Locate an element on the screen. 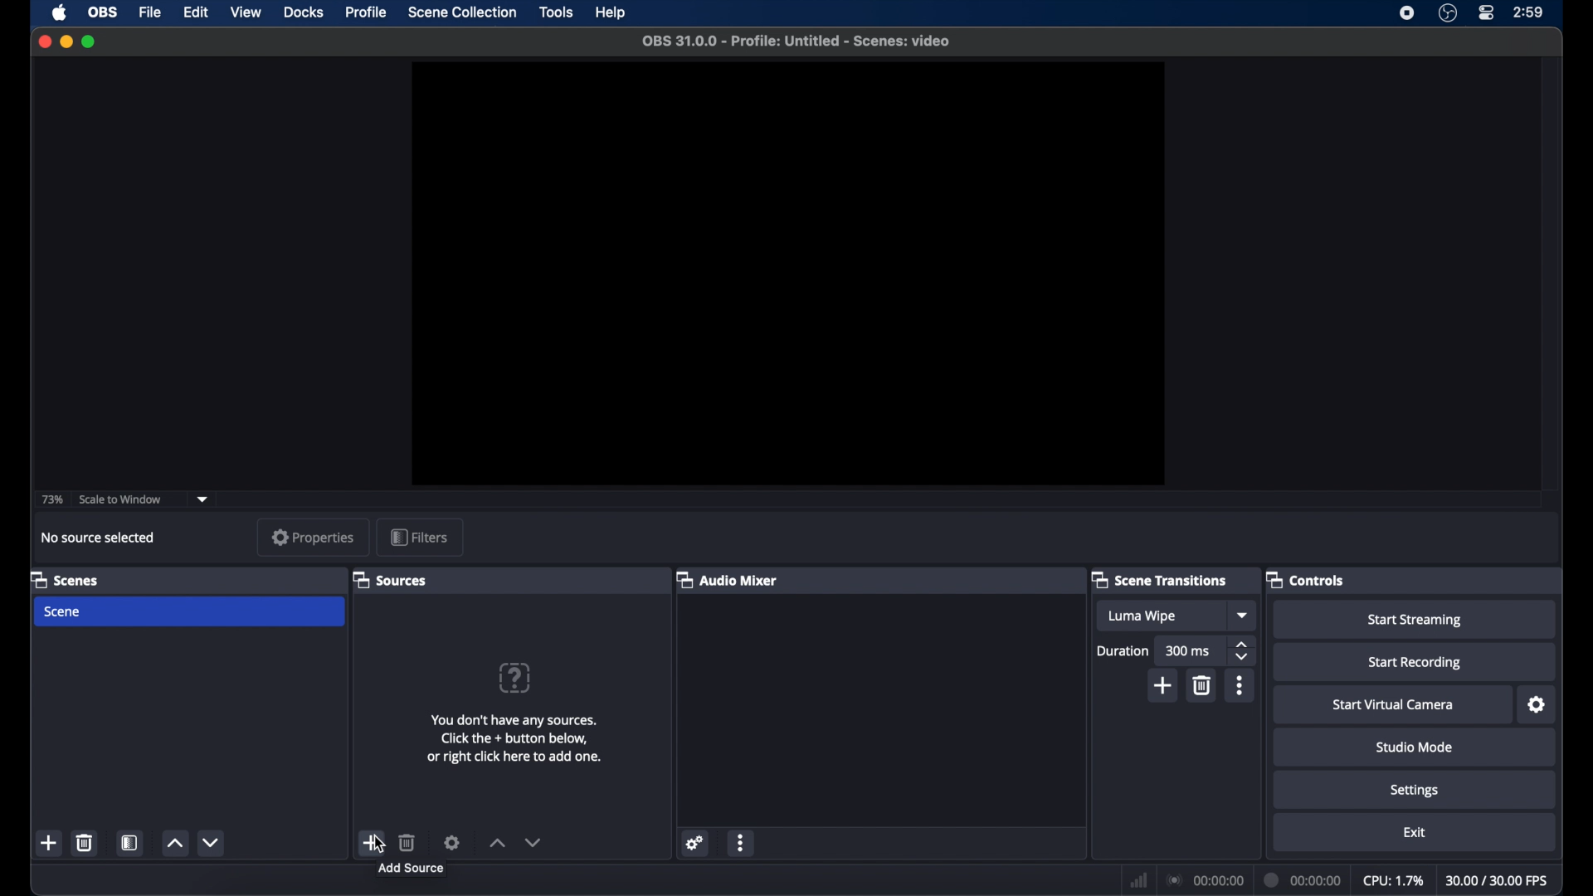 The image size is (1593, 896). scene filters is located at coordinates (129, 842).